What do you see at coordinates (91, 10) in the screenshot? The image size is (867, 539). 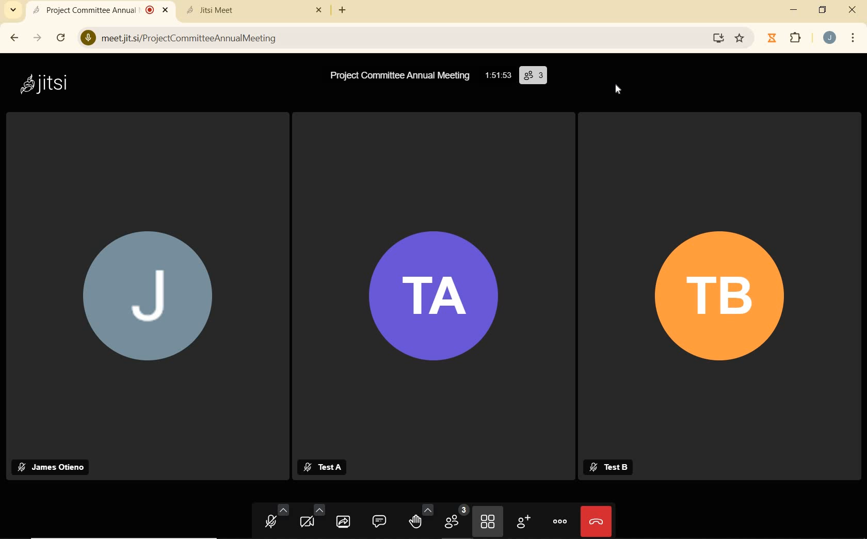 I see `current open tab` at bounding box center [91, 10].